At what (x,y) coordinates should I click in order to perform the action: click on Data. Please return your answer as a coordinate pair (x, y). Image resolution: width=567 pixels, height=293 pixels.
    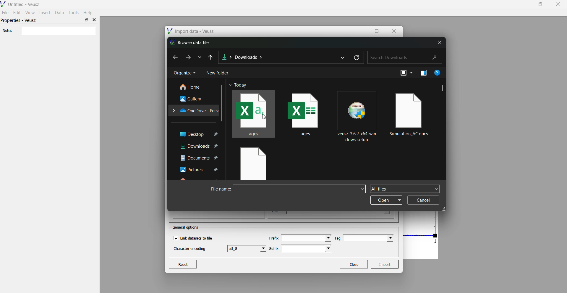
    Looking at the image, I should click on (59, 12).